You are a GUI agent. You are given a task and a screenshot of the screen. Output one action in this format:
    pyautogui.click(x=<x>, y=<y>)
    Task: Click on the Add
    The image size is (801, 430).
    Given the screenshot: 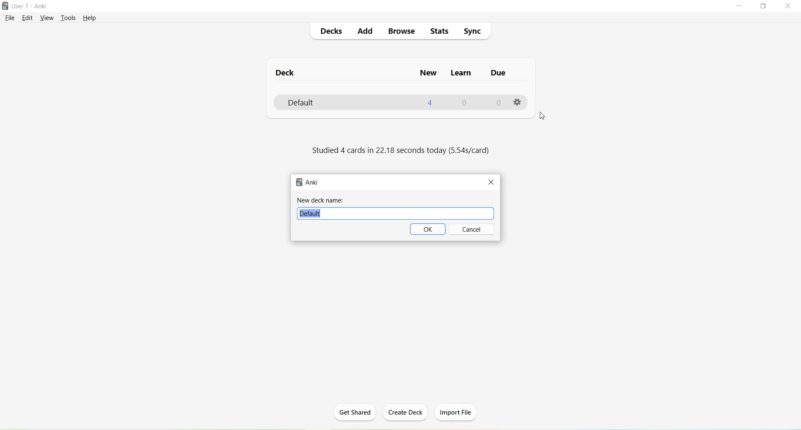 What is the action you would take?
    pyautogui.click(x=366, y=31)
    